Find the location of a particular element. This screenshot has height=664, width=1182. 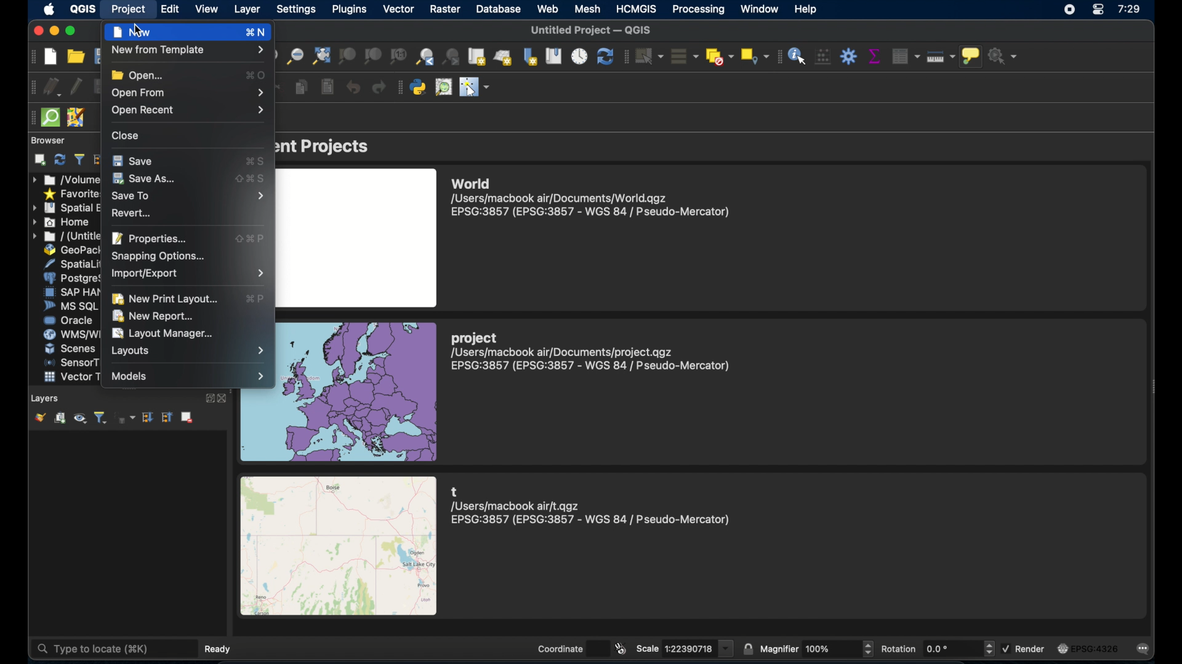

EPSG:3857 (EPSG:3857 - WGS 84 | Pseudo-Mercator) is located at coordinates (590, 211).